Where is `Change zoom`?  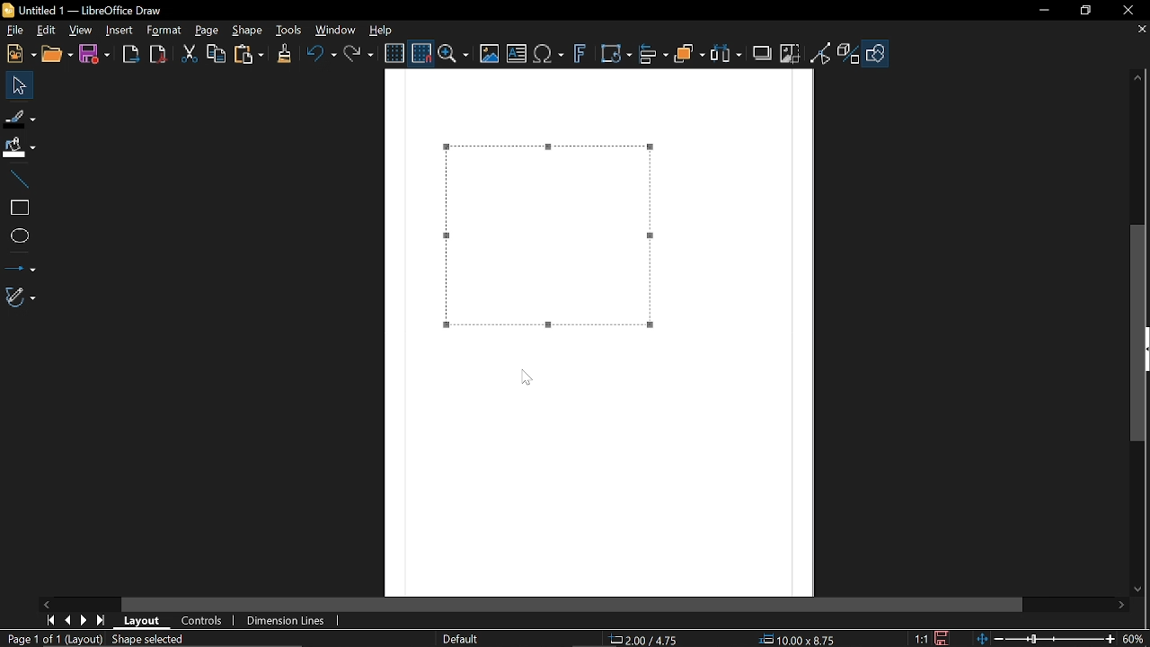
Change zoom is located at coordinates (1041, 639).